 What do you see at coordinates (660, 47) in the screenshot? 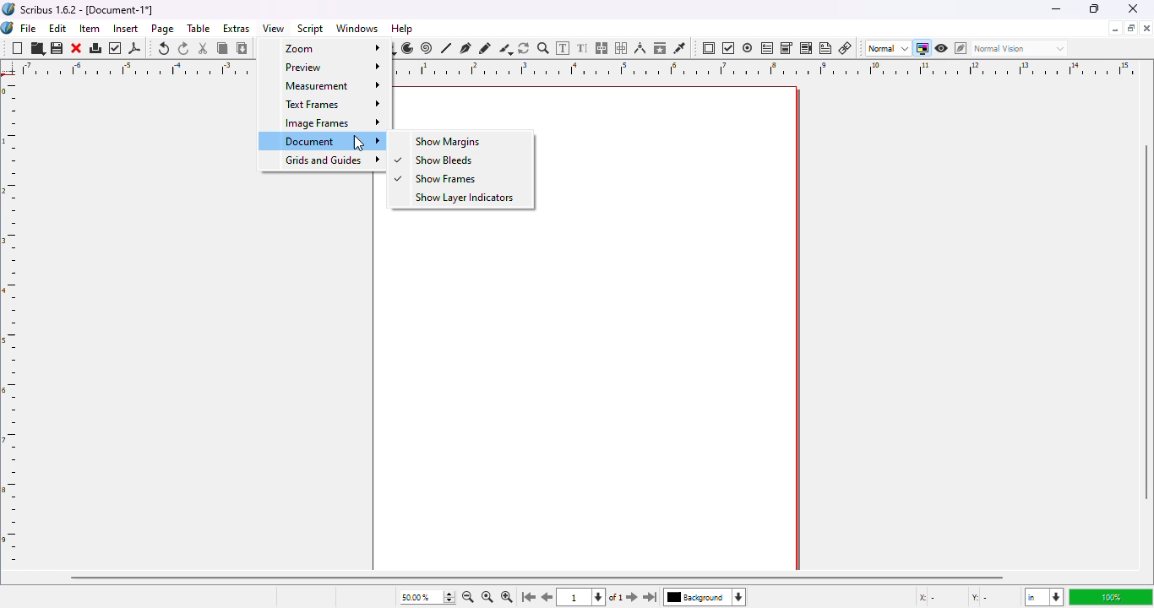
I see `copy item properties` at bounding box center [660, 47].